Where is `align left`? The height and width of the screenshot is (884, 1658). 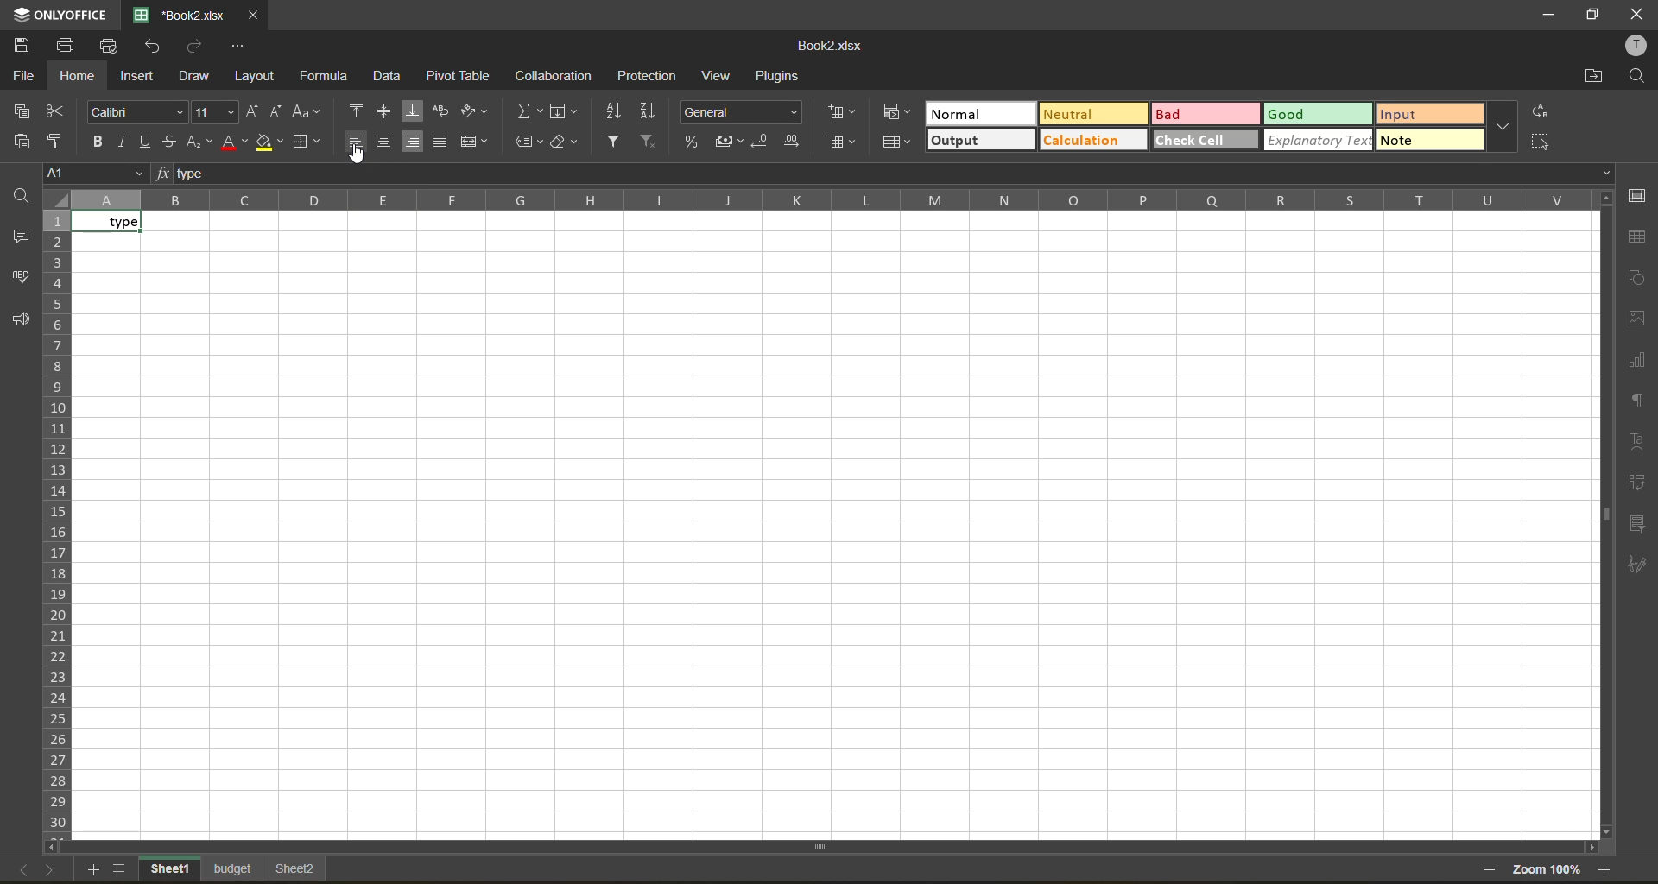 align left is located at coordinates (355, 140).